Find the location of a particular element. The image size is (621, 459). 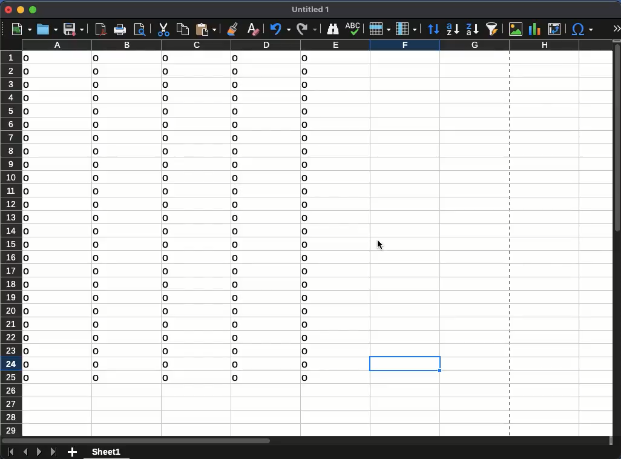

descending is located at coordinates (472, 29).